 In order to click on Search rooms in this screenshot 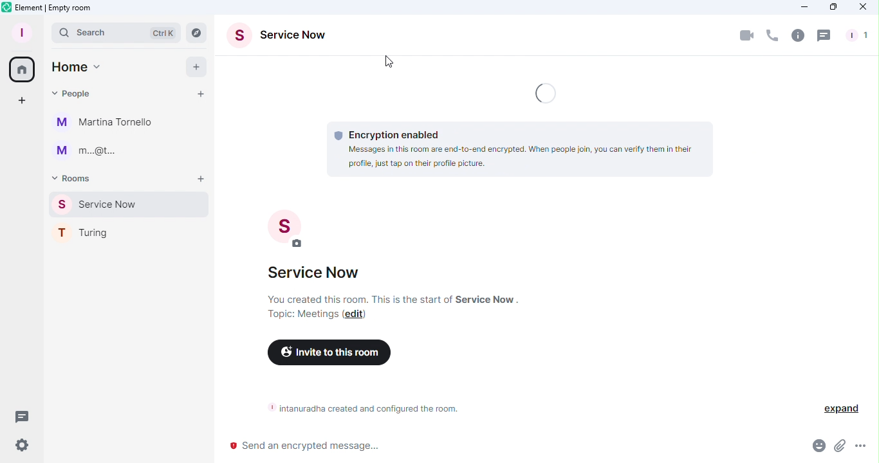, I will do `click(199, 33)`.